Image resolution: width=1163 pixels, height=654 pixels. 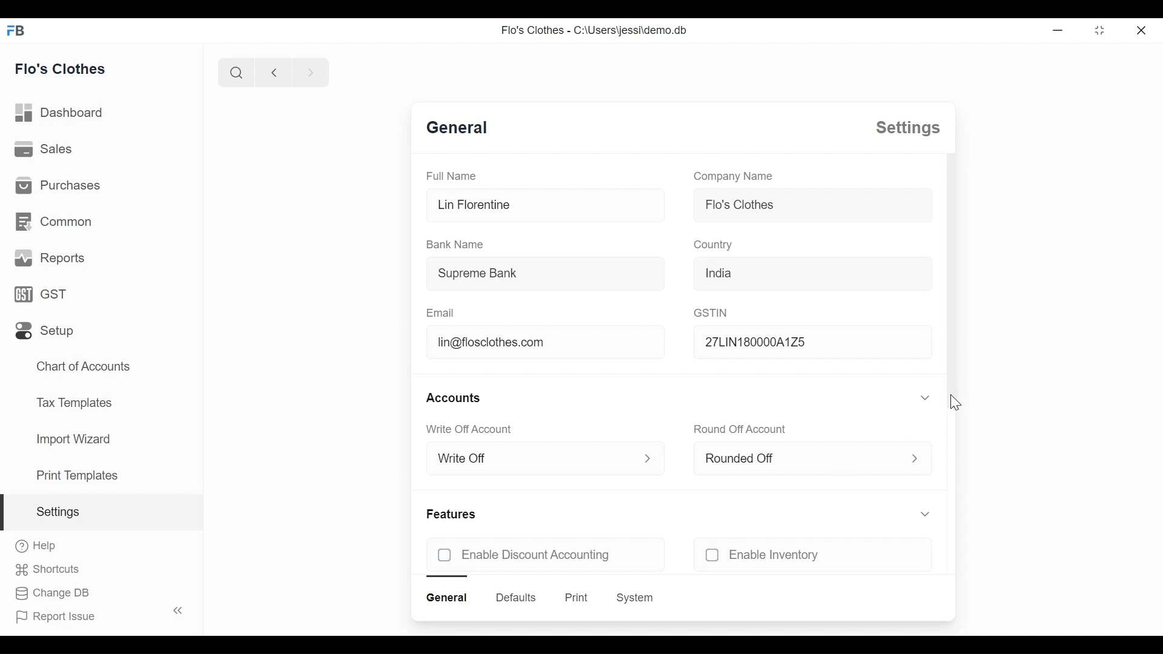 What do you see at coordinates (44, 150) in the screenshot?
I see `Sales` at bounding box center [44, 150].